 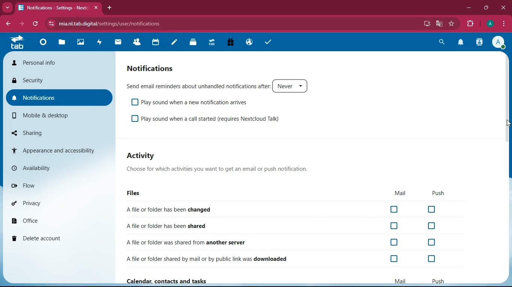 What do you see at coordinates (60, 115) in the screenshot?
I see `mobile & desktop` at bounding box center [60, 115].